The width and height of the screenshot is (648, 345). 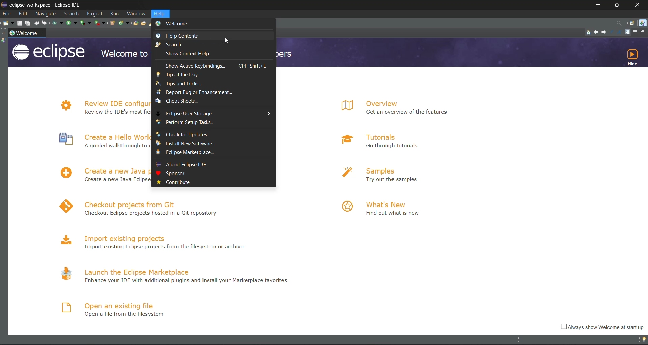 I want to click on open perspective, so click(x=633, y=23).